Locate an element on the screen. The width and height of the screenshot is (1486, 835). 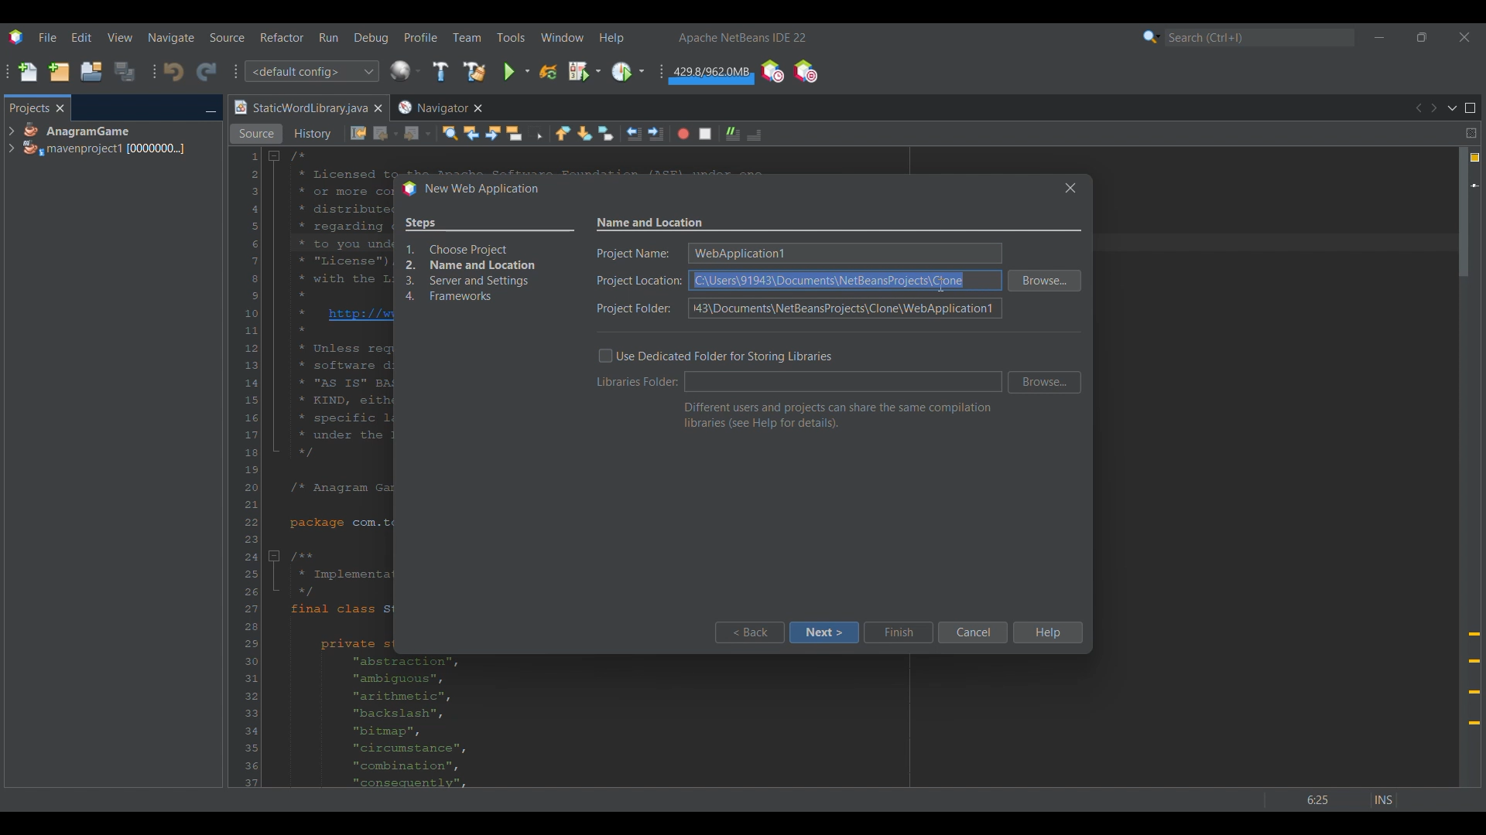
Source menu is located at coordinates (228, 37).